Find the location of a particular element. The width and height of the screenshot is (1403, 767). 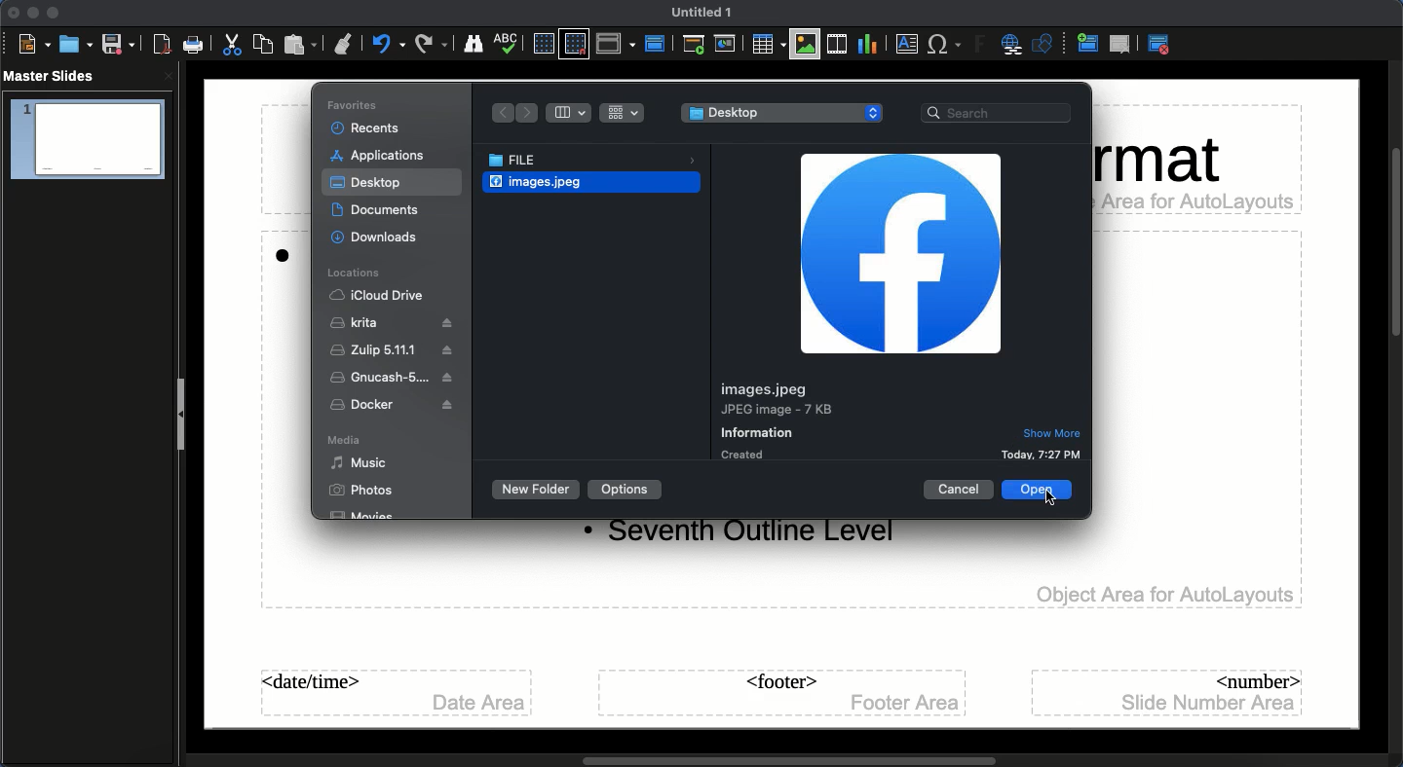

Display views is located at coordinates (616, 44).